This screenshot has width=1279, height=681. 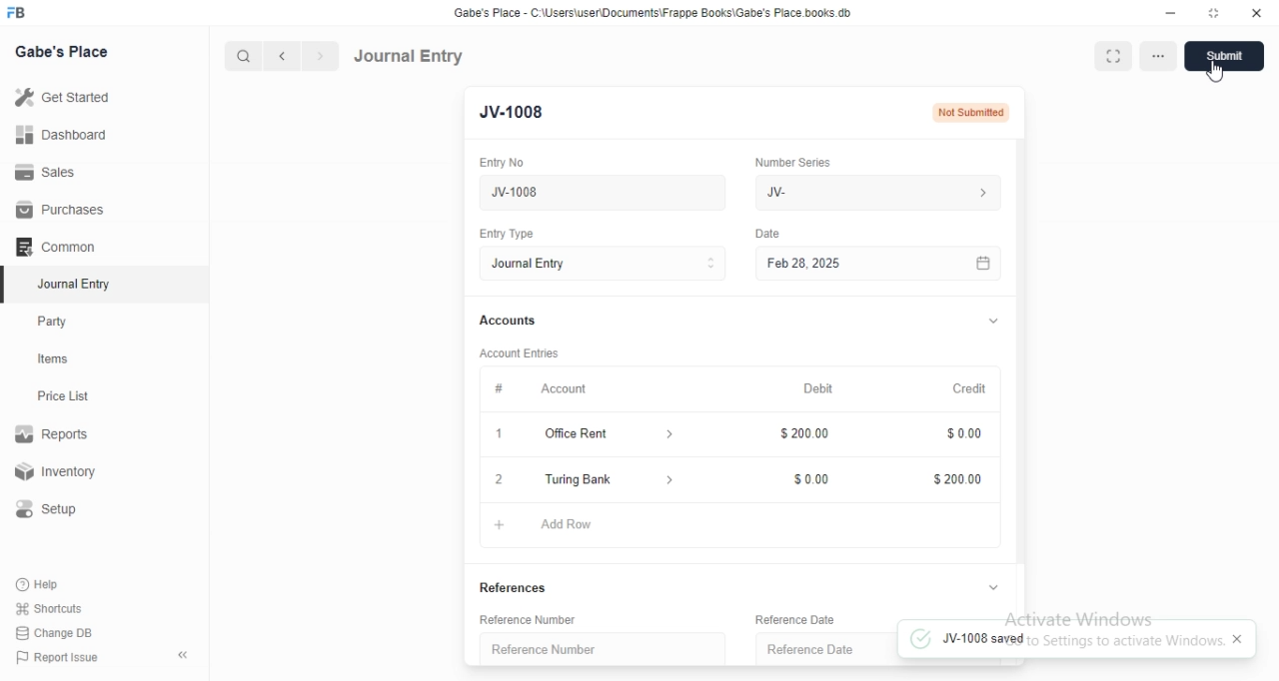 I want to click on + AddRow, so click(x=730, y=523).